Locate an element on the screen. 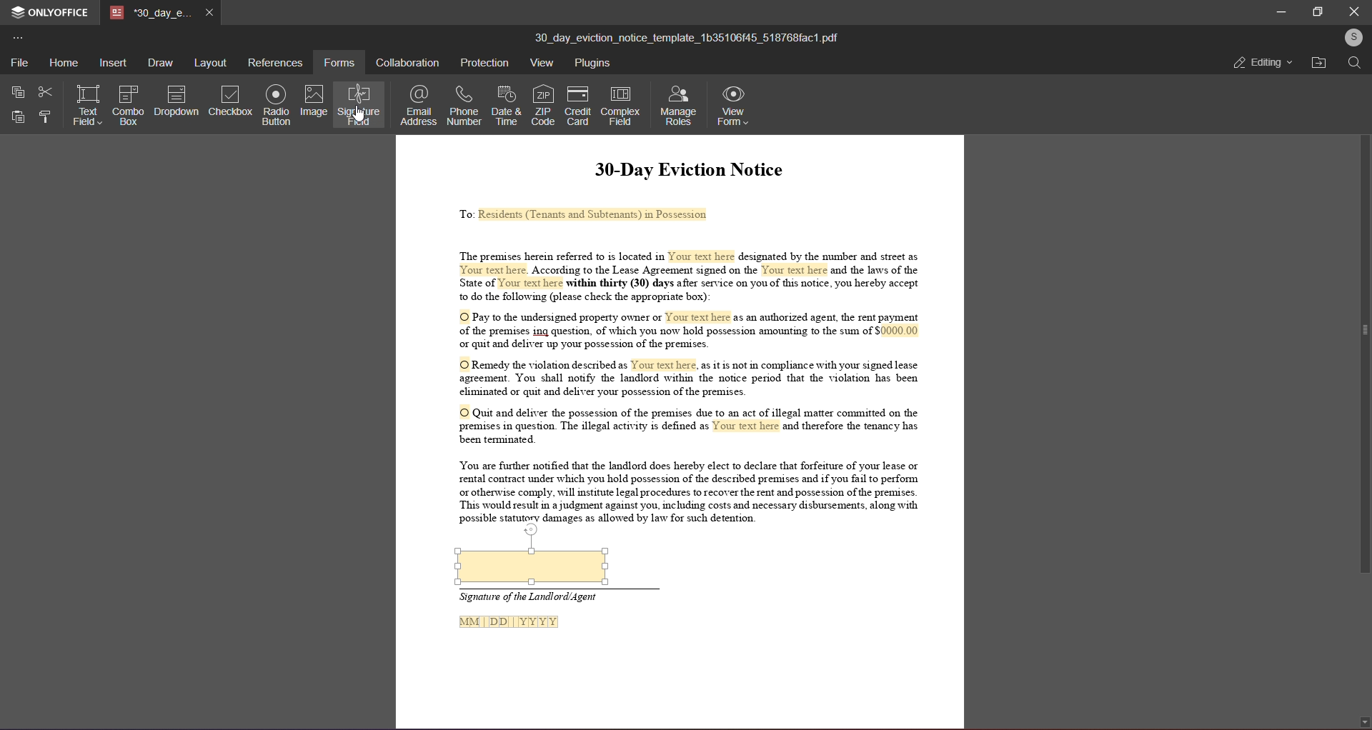  checkbox is located at coordinates (231, 101).